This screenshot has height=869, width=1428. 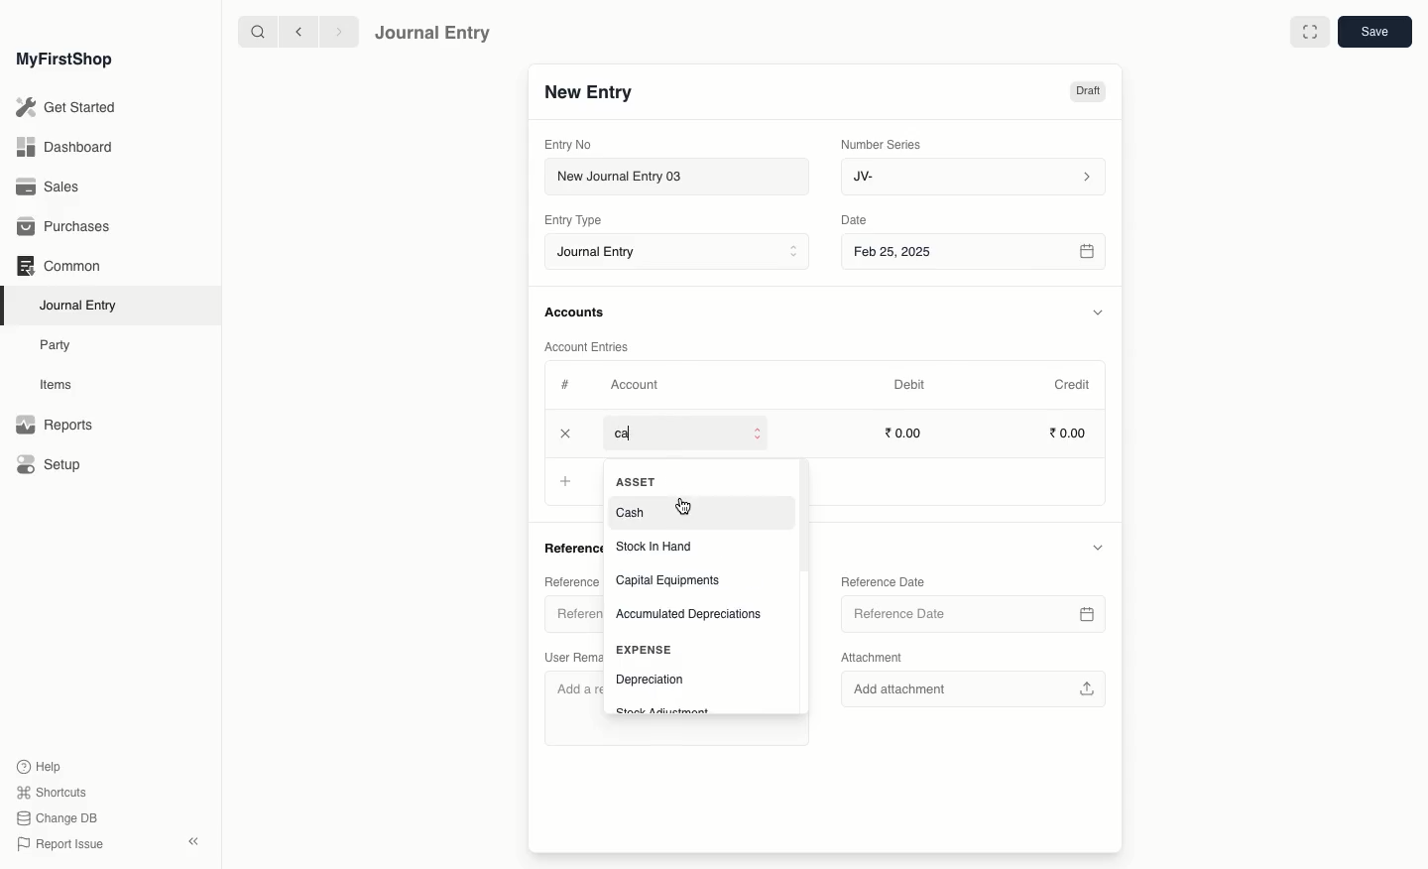 I want to click on Credit, so click(x=1071, y=383).